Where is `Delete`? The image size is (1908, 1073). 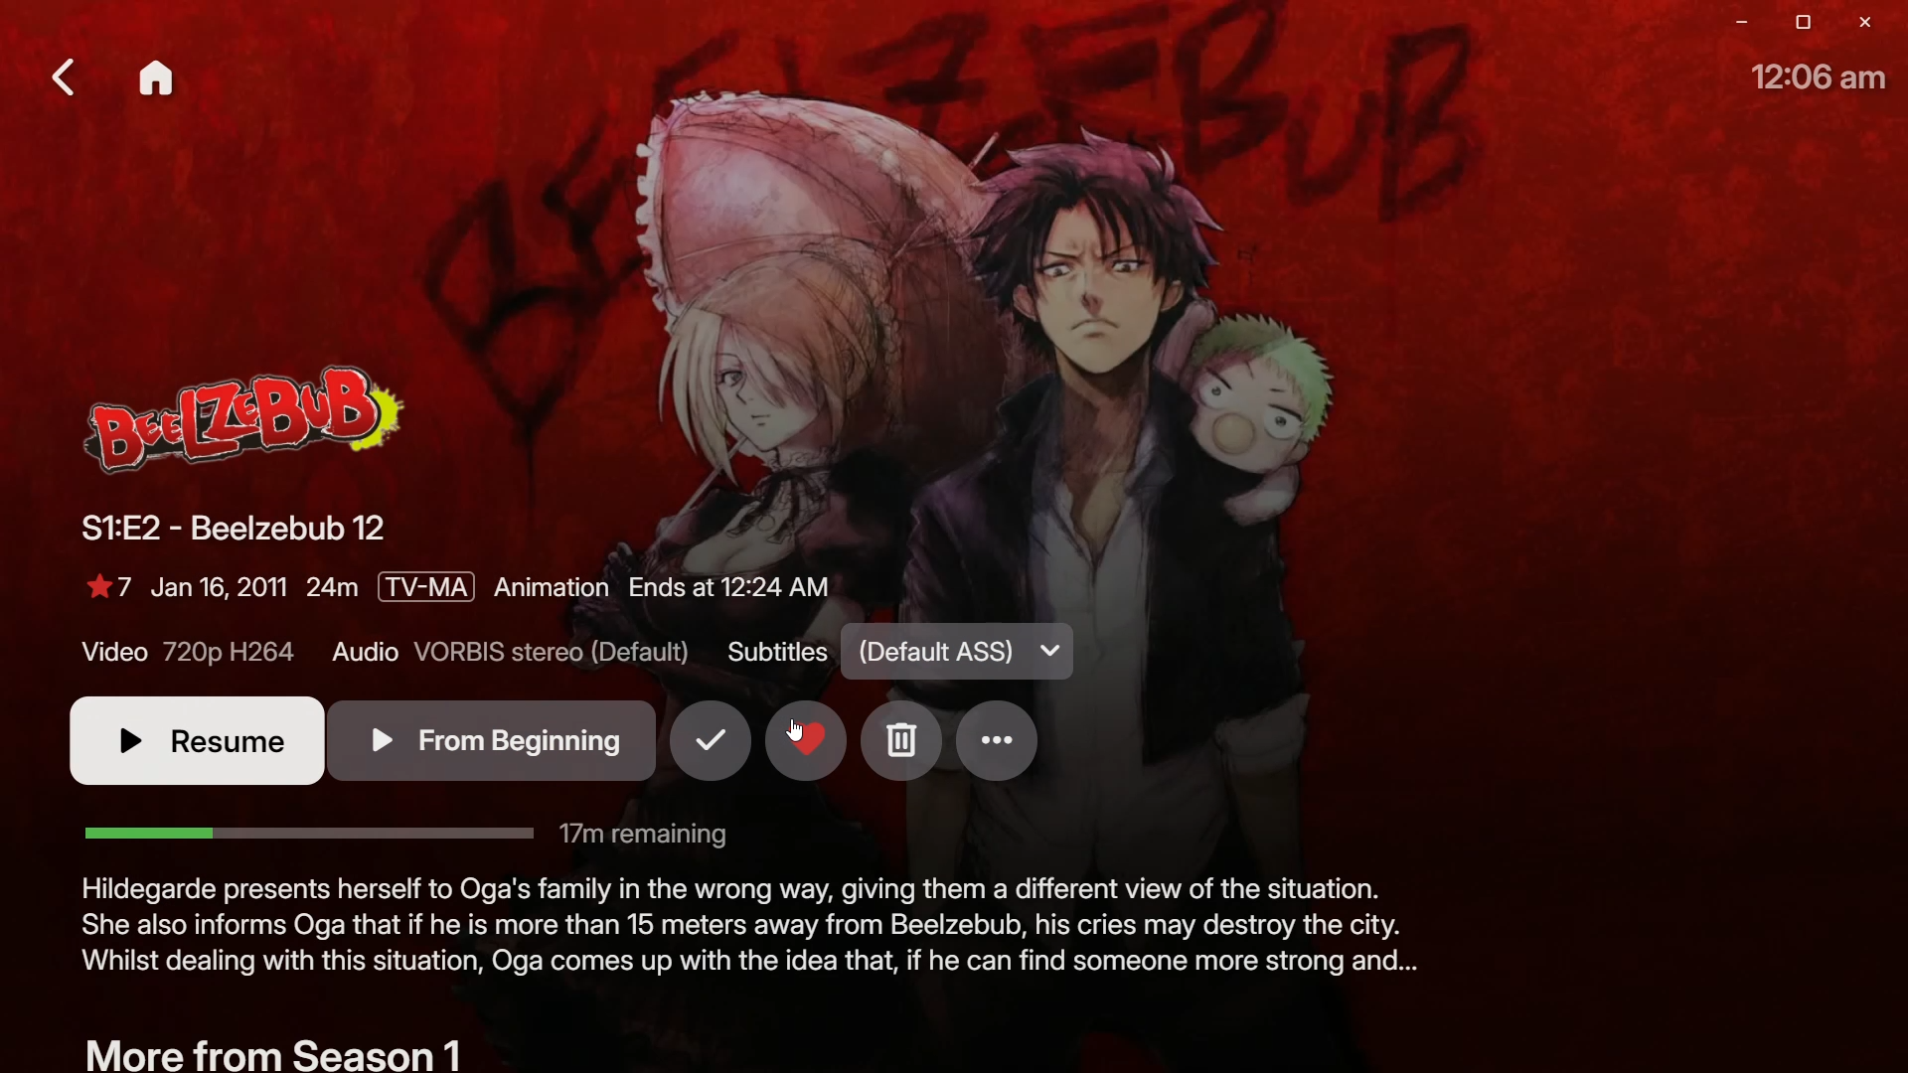 Delete is located at coordinates (902, 741).